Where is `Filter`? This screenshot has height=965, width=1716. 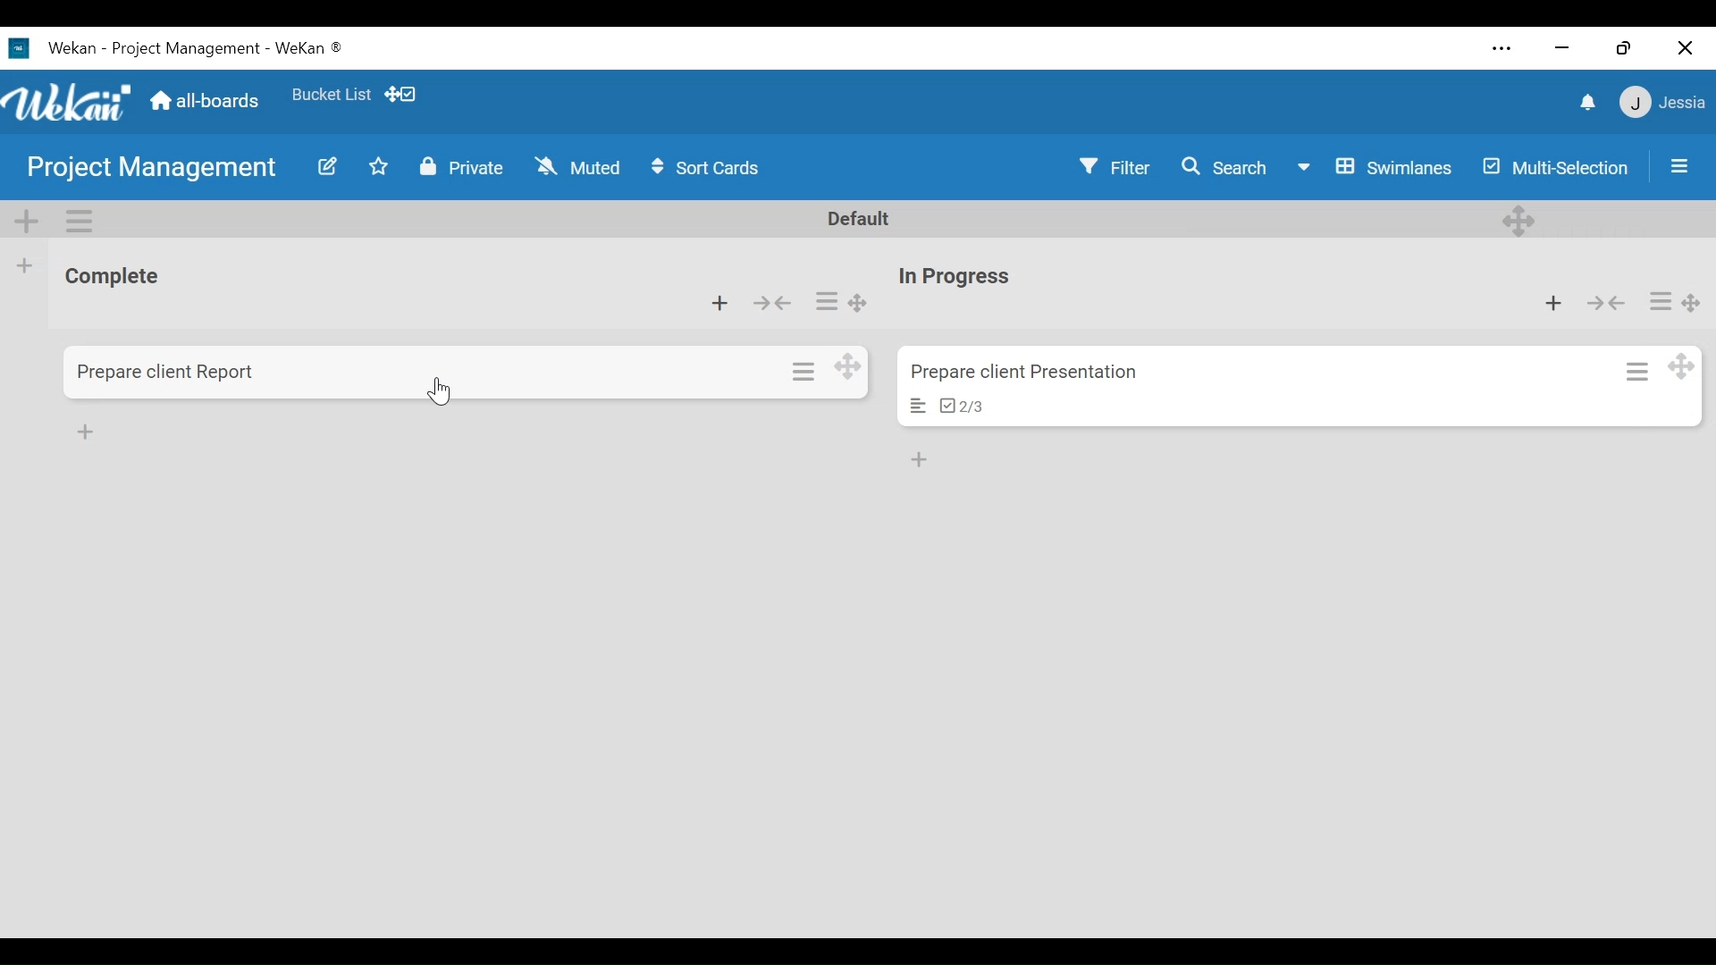
Filter is located at coordinates (1111, 166).